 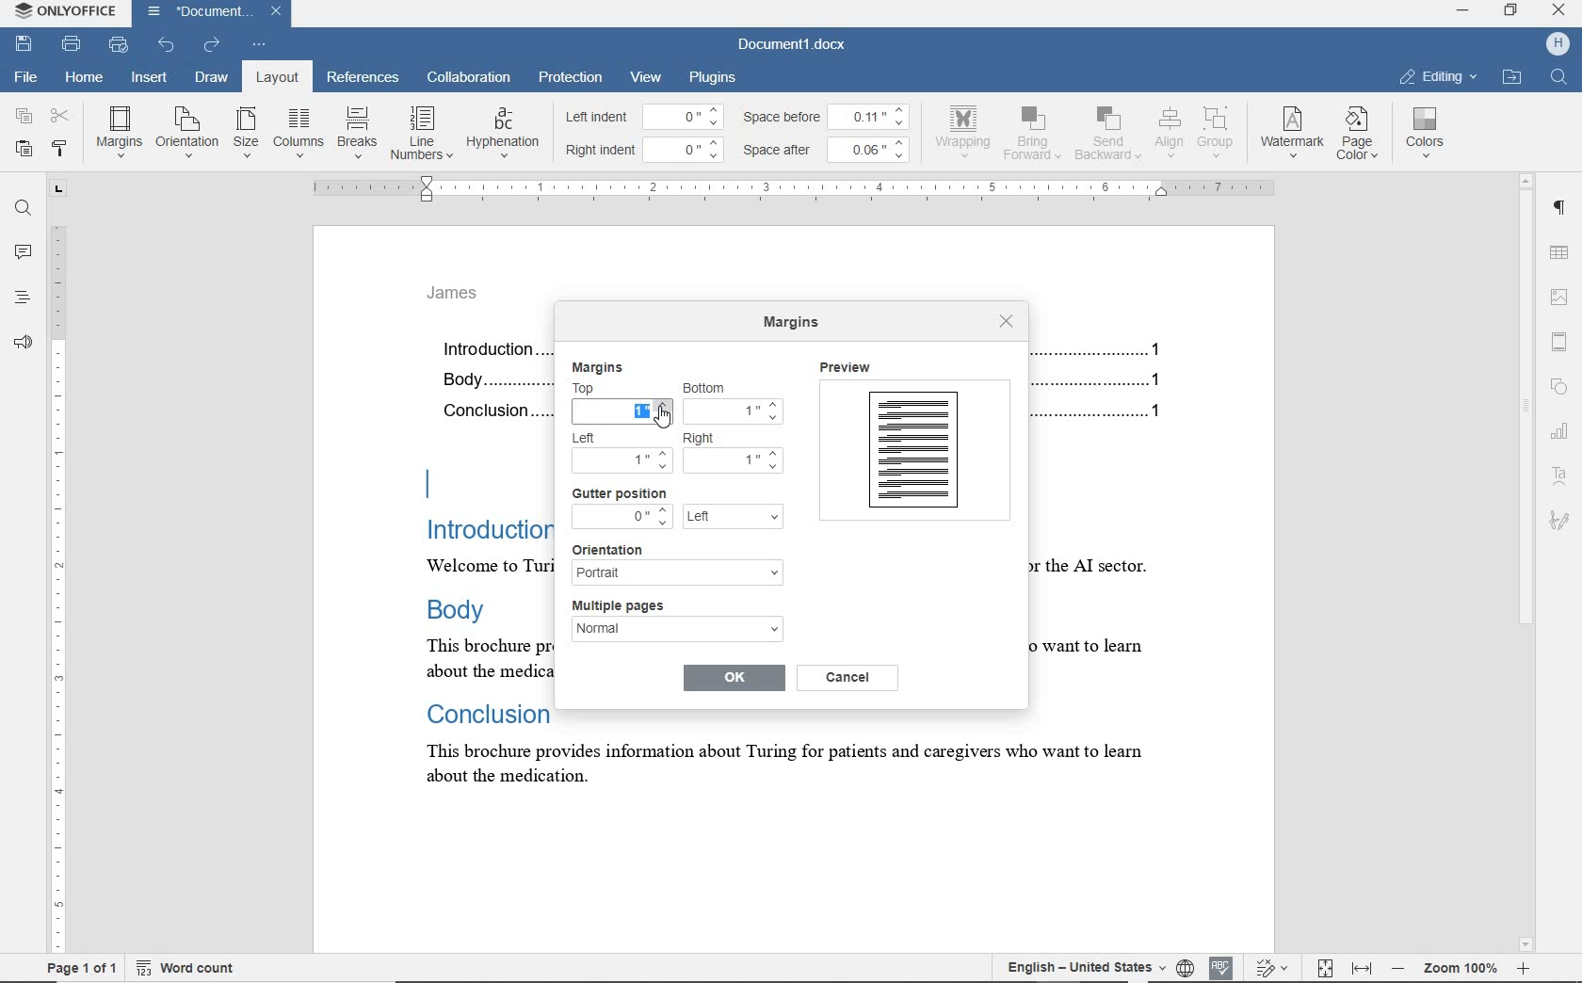 What do you see at coordinates (363, 79) in the screenshot?
I see `references` at bounding box center [363, 79].